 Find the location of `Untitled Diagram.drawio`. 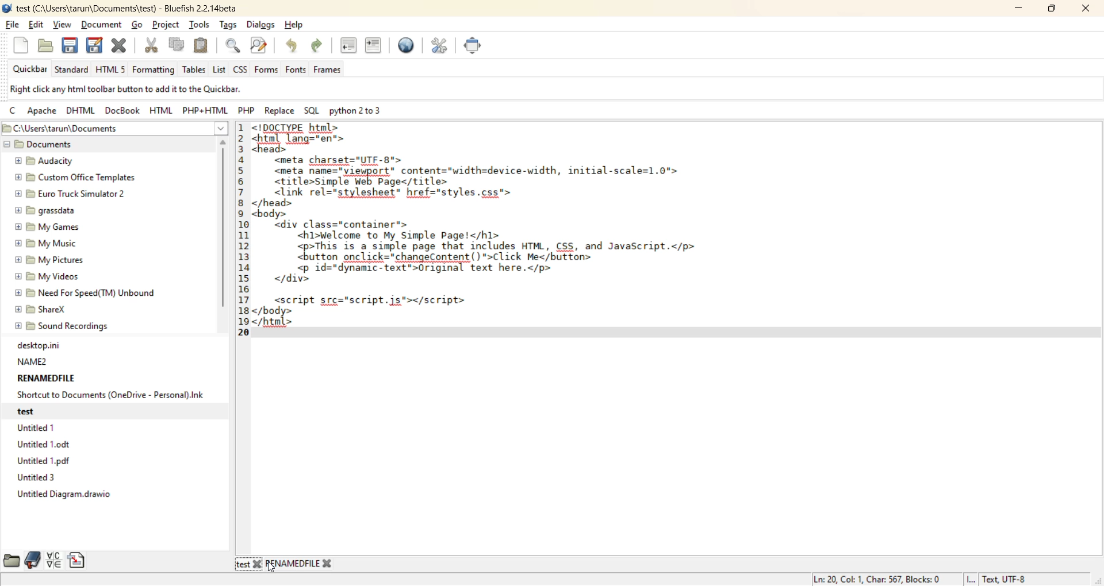

Untitled Diagram.drawio is located at coordinates (64, 496).